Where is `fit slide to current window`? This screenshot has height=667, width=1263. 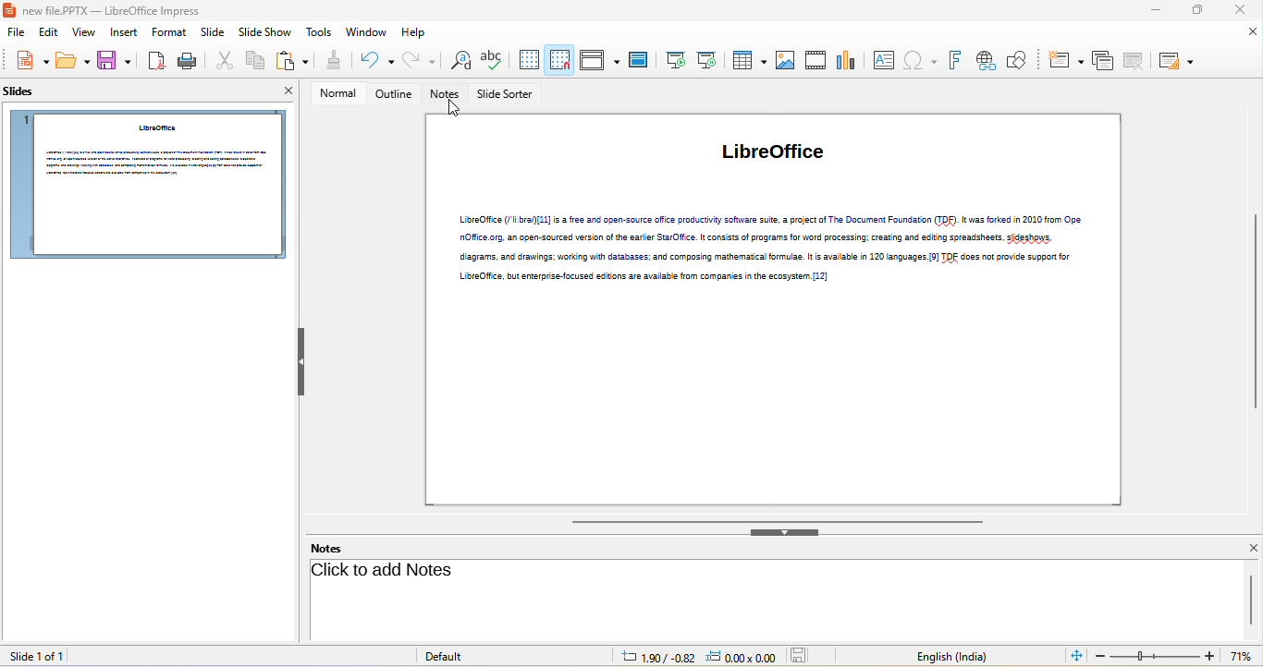
fit slide to current window is located at coordinates (1076, 655).